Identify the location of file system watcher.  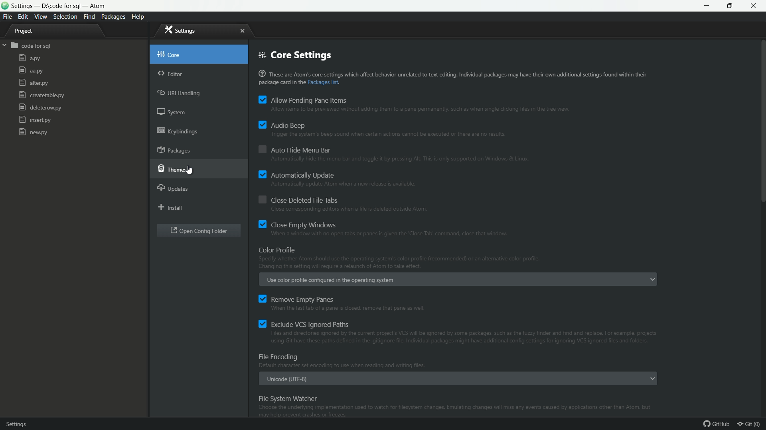
(288, 398).